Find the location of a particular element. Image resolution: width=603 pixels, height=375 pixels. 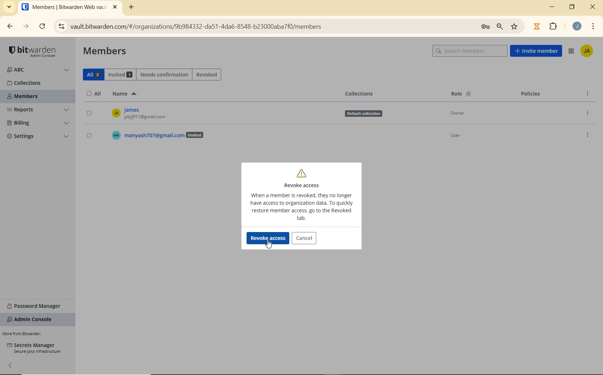

INVITE MEMBER is located at coordinates (537, 51).